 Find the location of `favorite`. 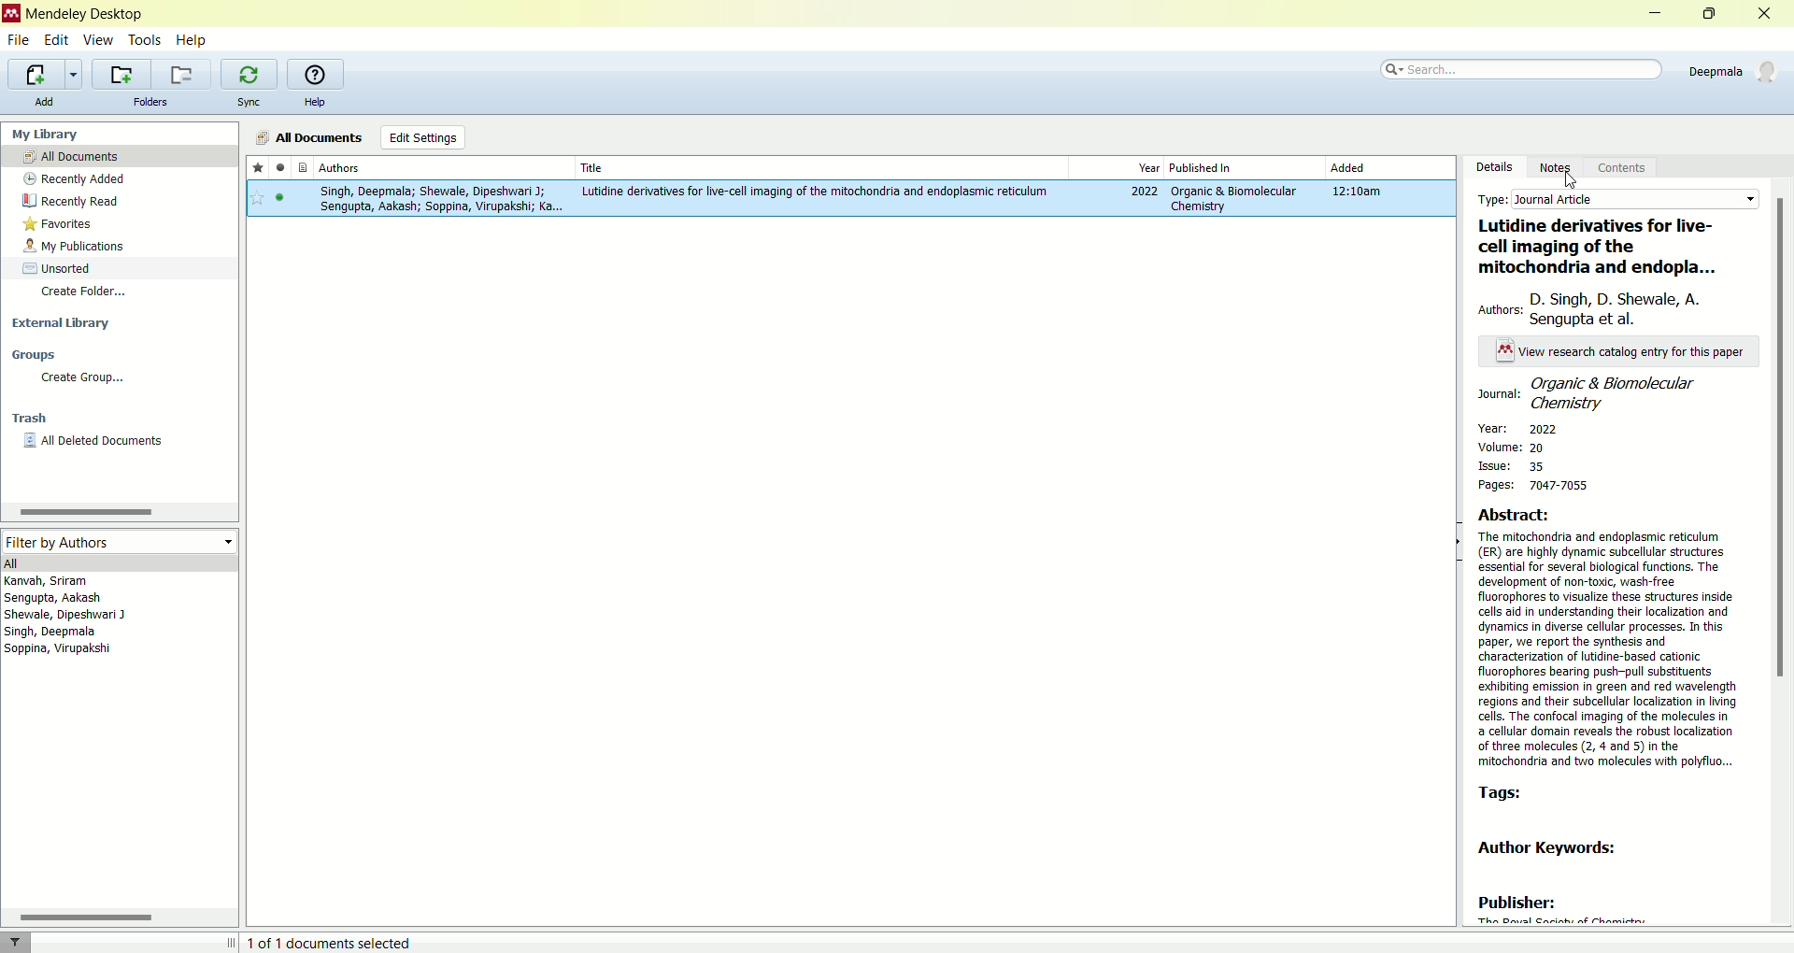

favorite is located at coordinates (258, 169).